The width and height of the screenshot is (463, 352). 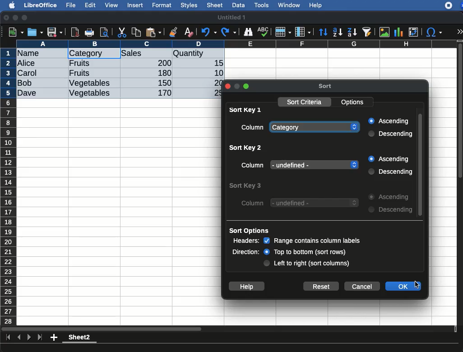 I want to click on descending, so click(x=389, y=171).